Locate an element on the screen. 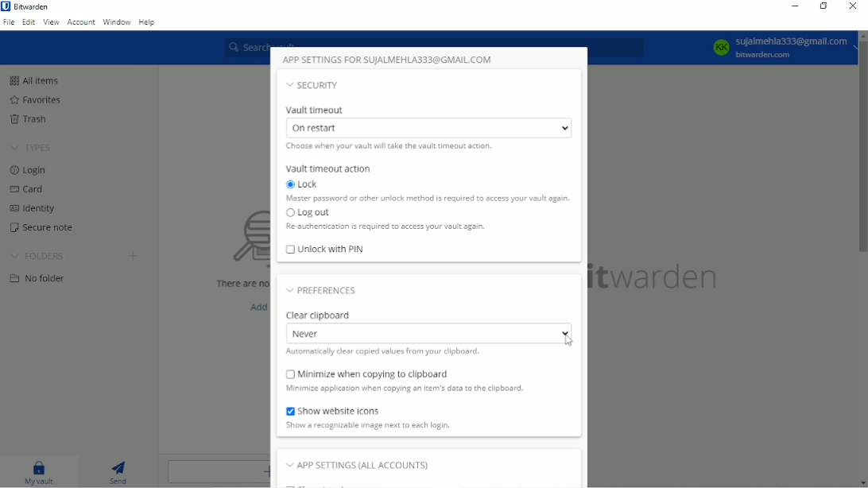 This screenshot has width=868, height=488. Show website icons is located at coordinates (333, 411).